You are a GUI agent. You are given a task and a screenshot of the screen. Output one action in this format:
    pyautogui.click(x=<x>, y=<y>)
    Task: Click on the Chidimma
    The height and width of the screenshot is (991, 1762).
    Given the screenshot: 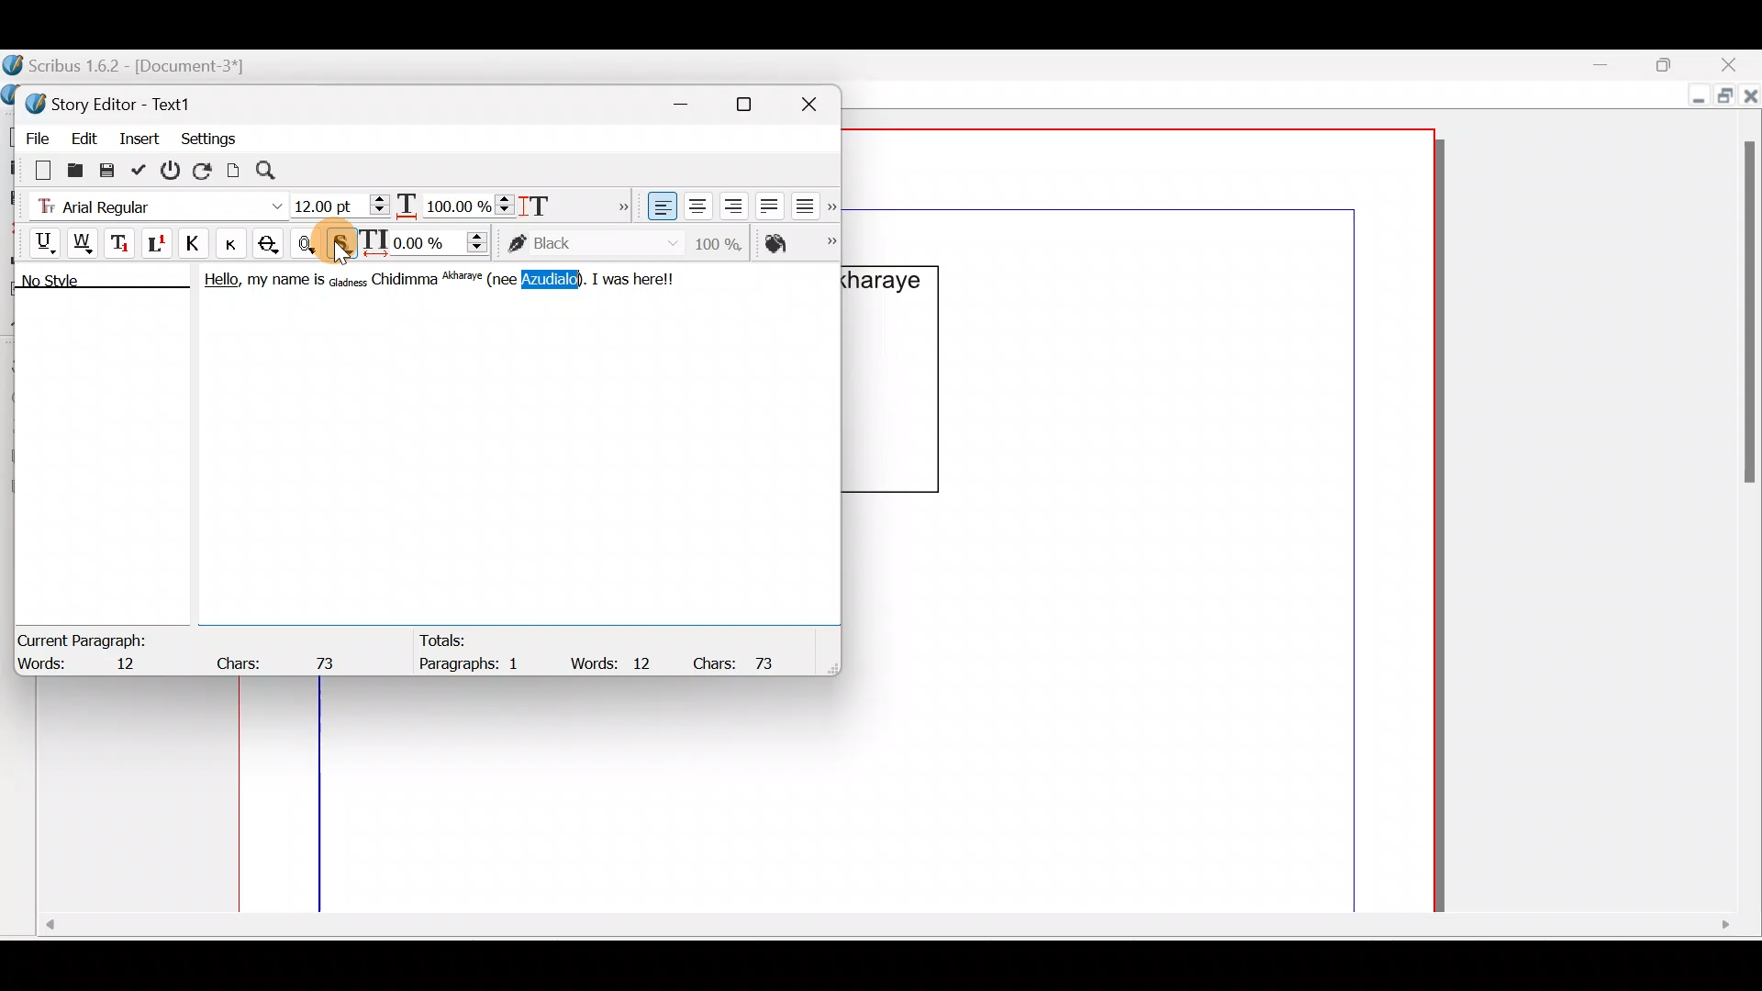 What is the action you would take?
    pyautogui.click(x=406, y=280)
    